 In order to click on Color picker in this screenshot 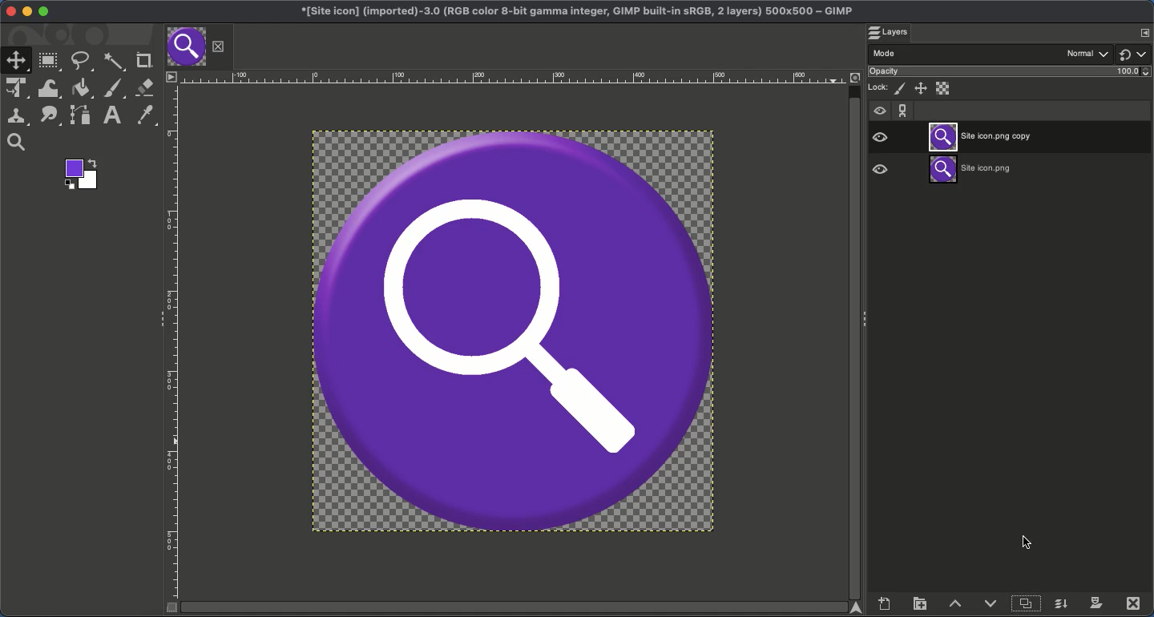, I will do `click(147, 115)`.